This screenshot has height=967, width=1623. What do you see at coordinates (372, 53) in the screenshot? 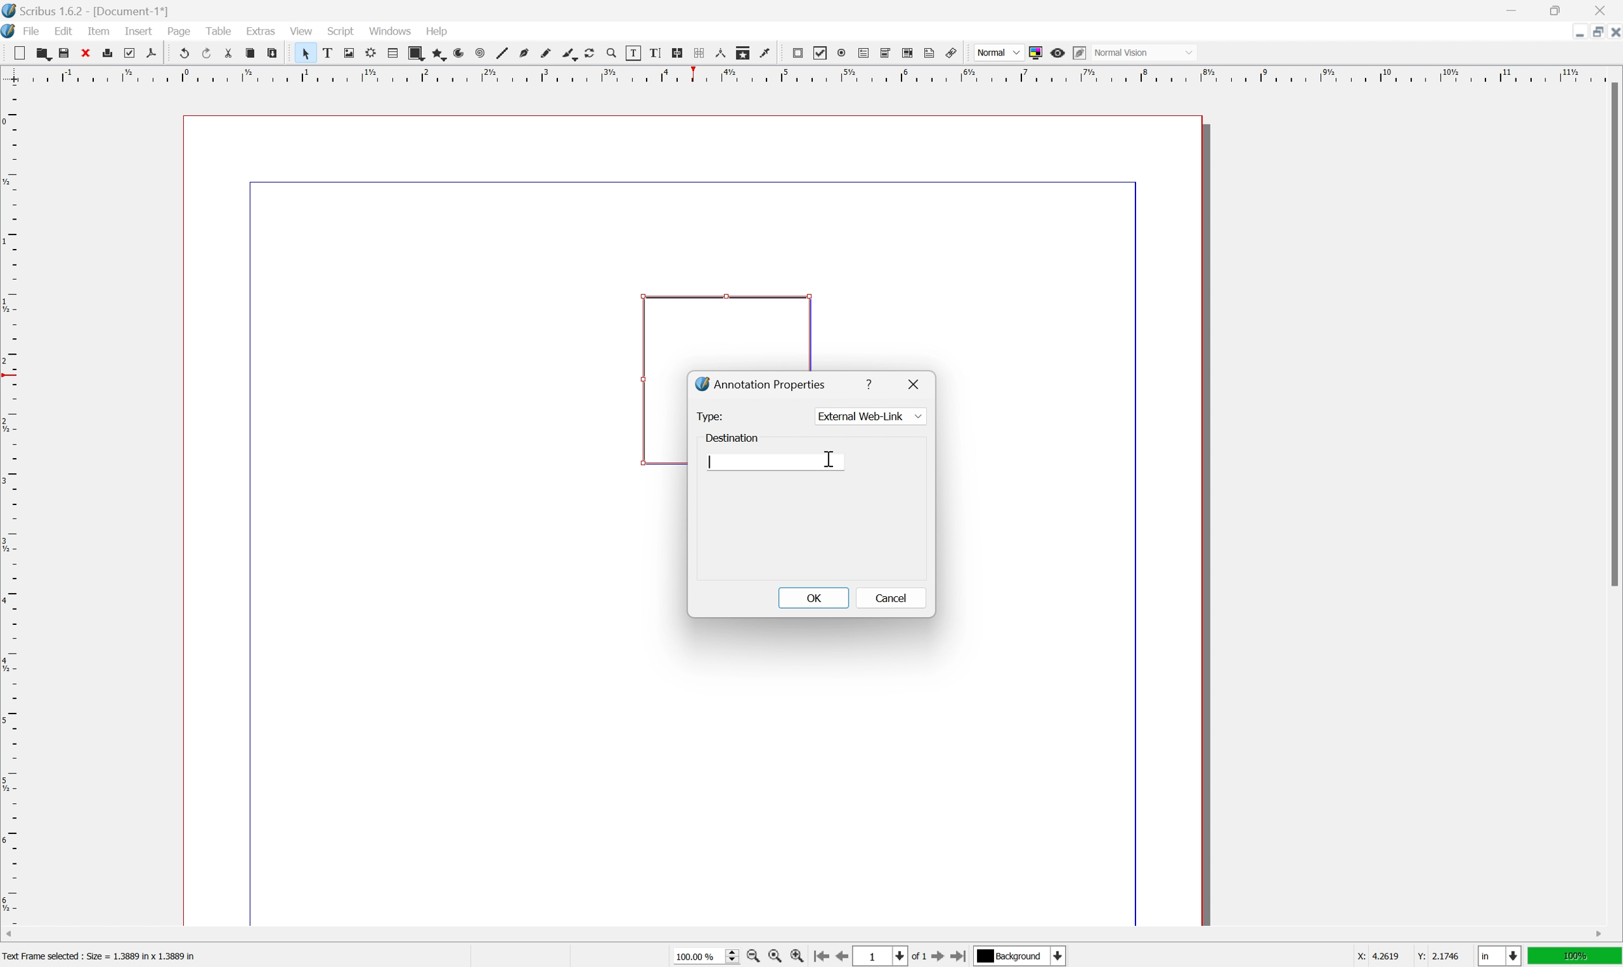
I see `render frame` at bounding box center [372, 53].